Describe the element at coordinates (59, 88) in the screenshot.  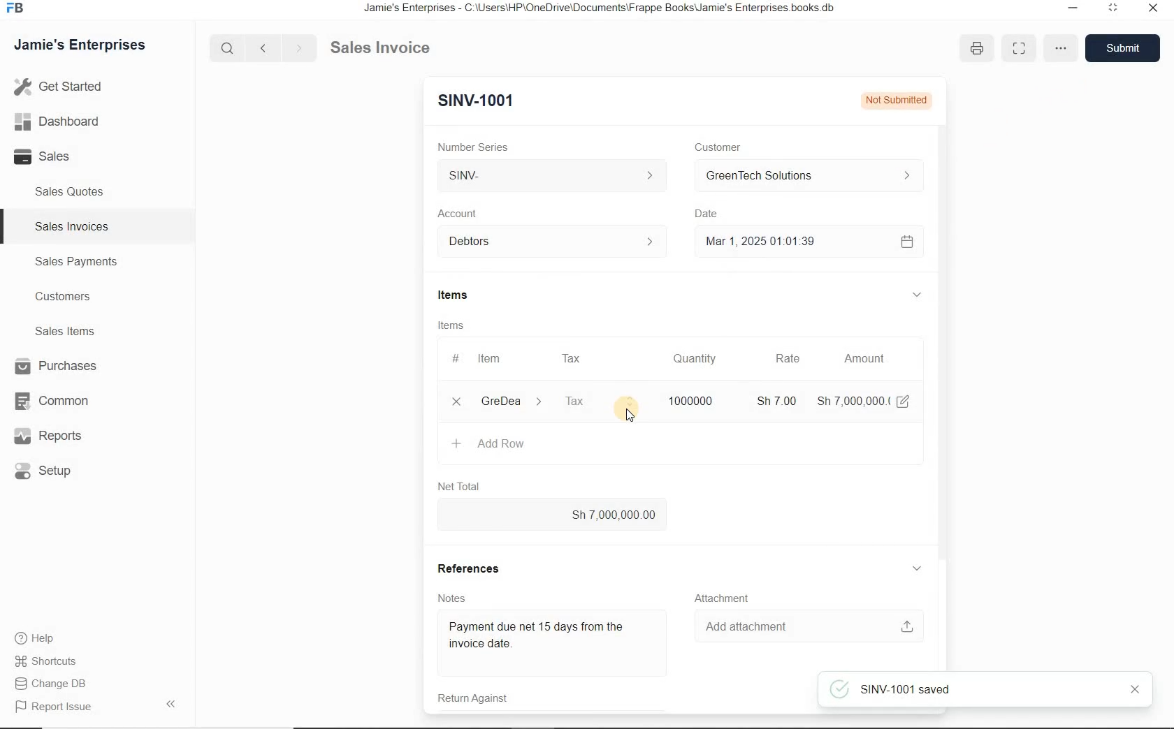
I see `Get Started` at that location.